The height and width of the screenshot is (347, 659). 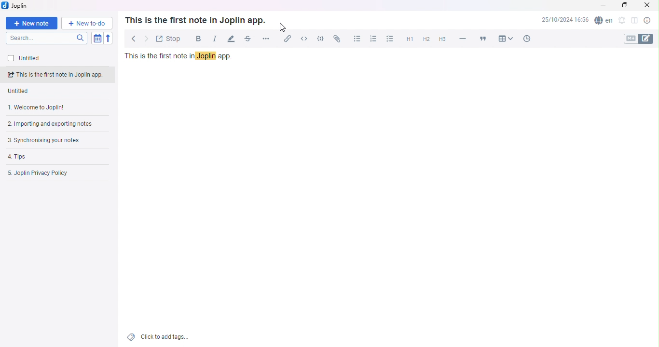 What do you see at coordinates (212, 39) in the screenshot?
I see `Italic` at bounding box center [212, 39].